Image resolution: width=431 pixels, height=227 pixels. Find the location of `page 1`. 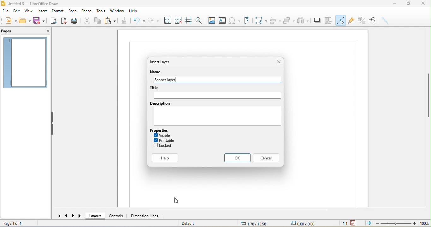

page 1 is located at coordinates (27, 63).